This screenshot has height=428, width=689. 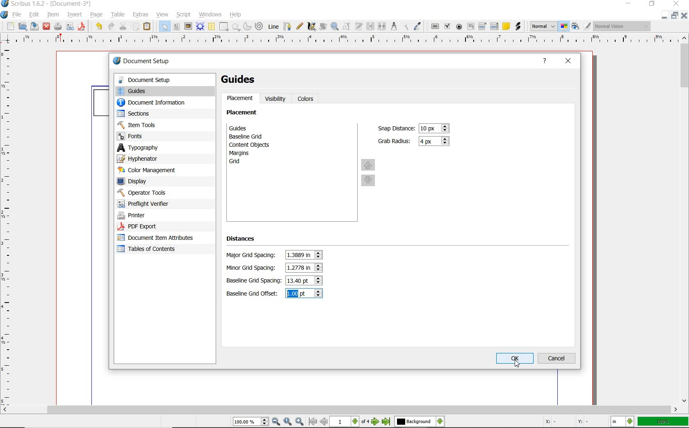 What do you see at coordinates (253, 268) in the screenshot?
I see `Minor Grid Spacing:` at bounding box center [253, 268].